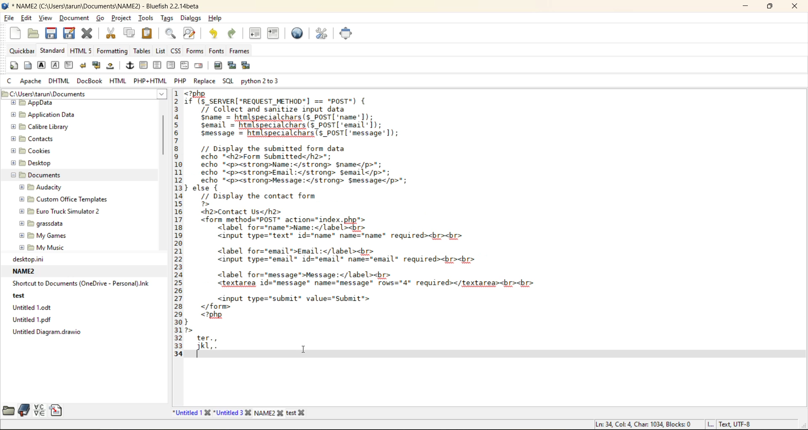 This screenshot has width=808, height=430. I want to click on list, so click(163, 52).